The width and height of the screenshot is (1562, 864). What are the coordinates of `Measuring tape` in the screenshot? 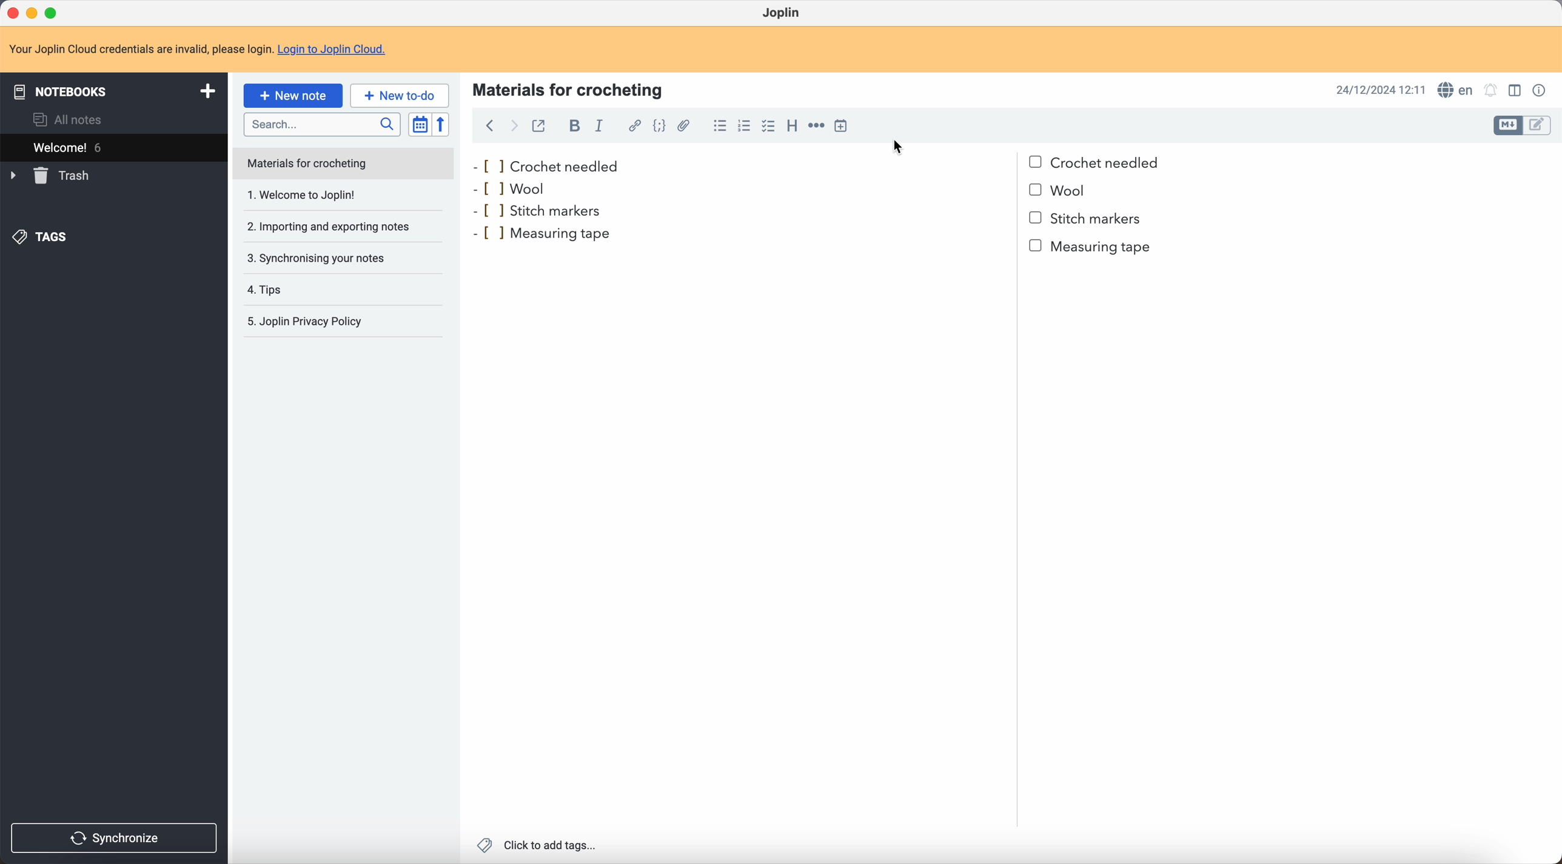 It's located at (839, 239).